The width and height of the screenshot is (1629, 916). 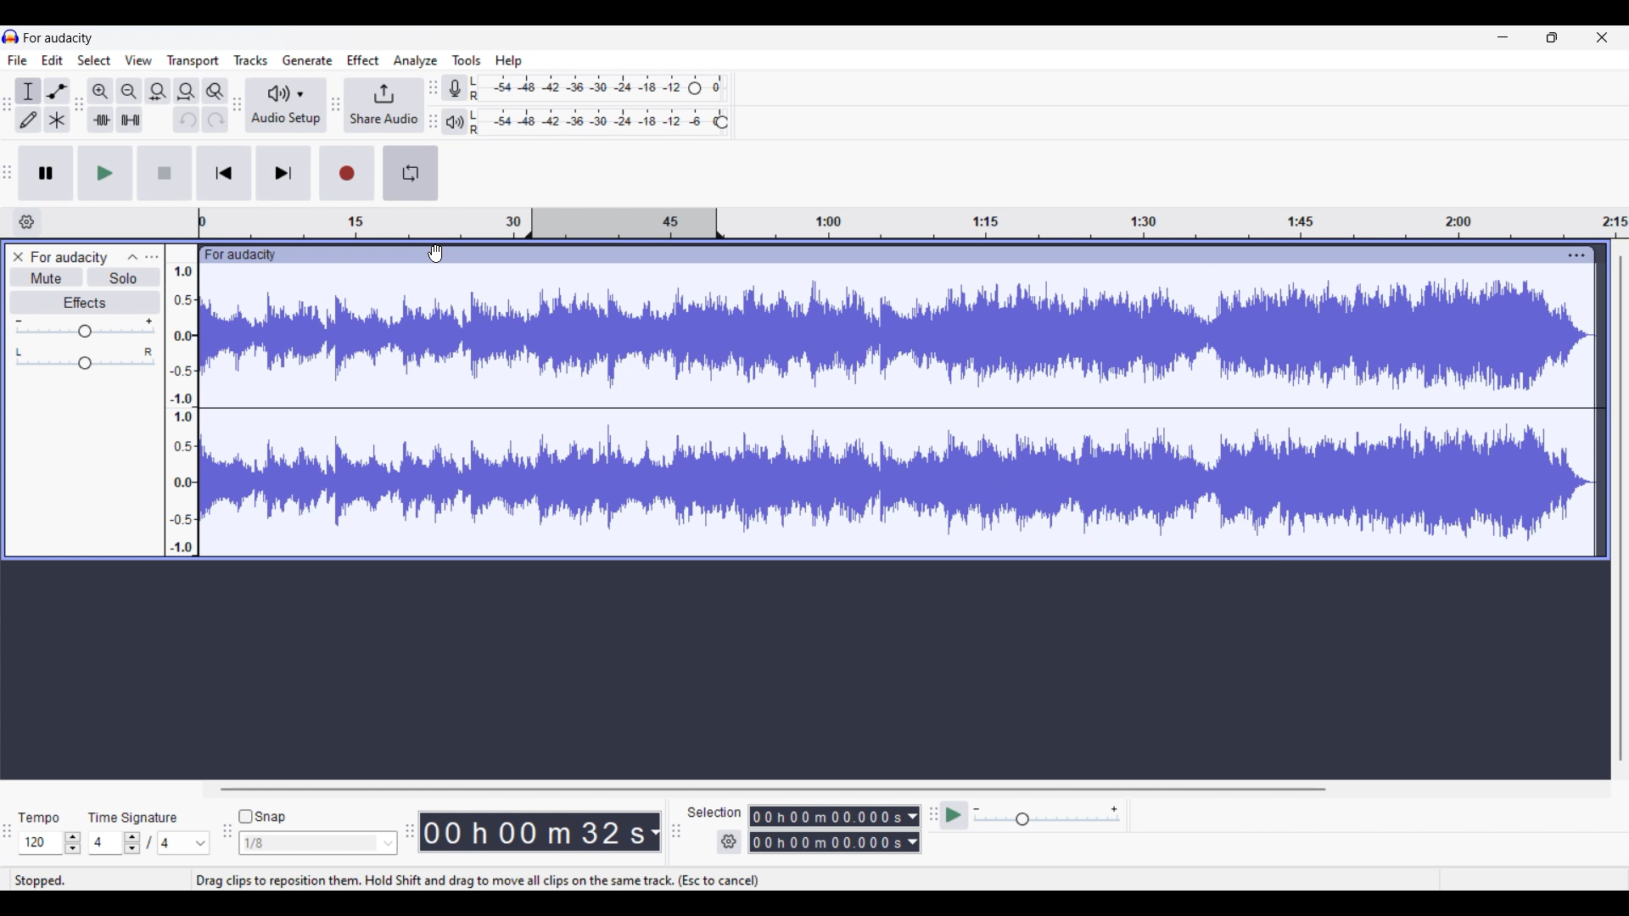 I want to click on Generate menu, so click(x=308, y=60).